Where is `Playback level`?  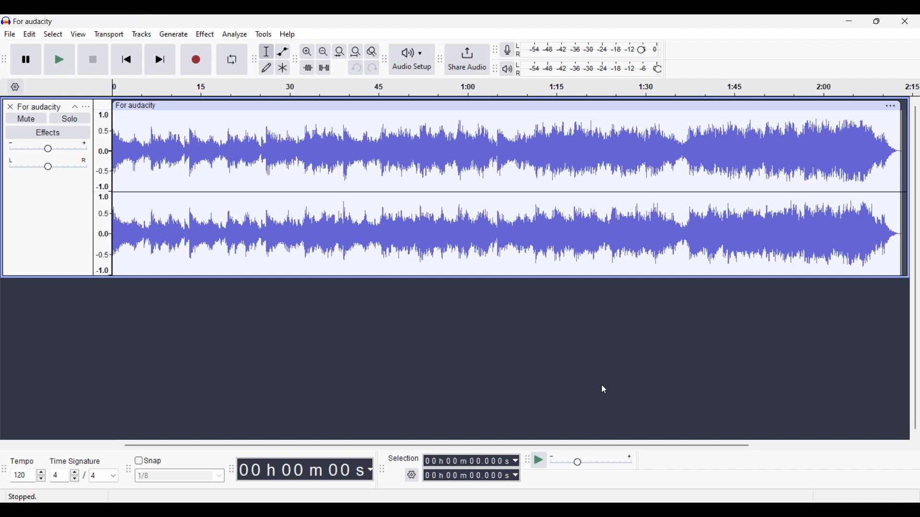 Playback level is located at coordinates (583, 69).